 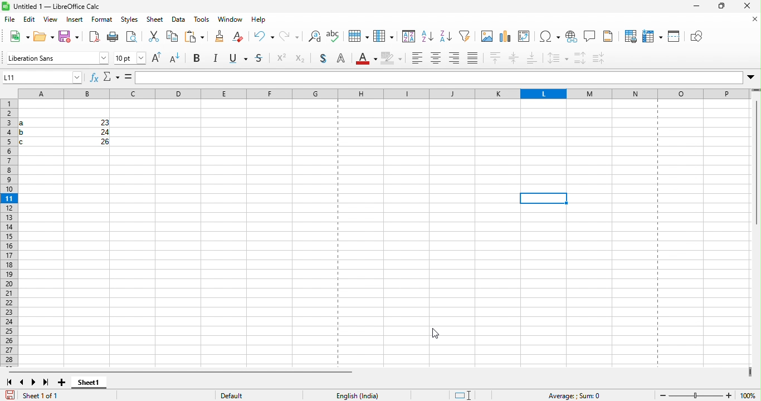 What do you see at coordinates (476, 59) in the screenshot?
I see `justified` at bounding box center [476, 59].